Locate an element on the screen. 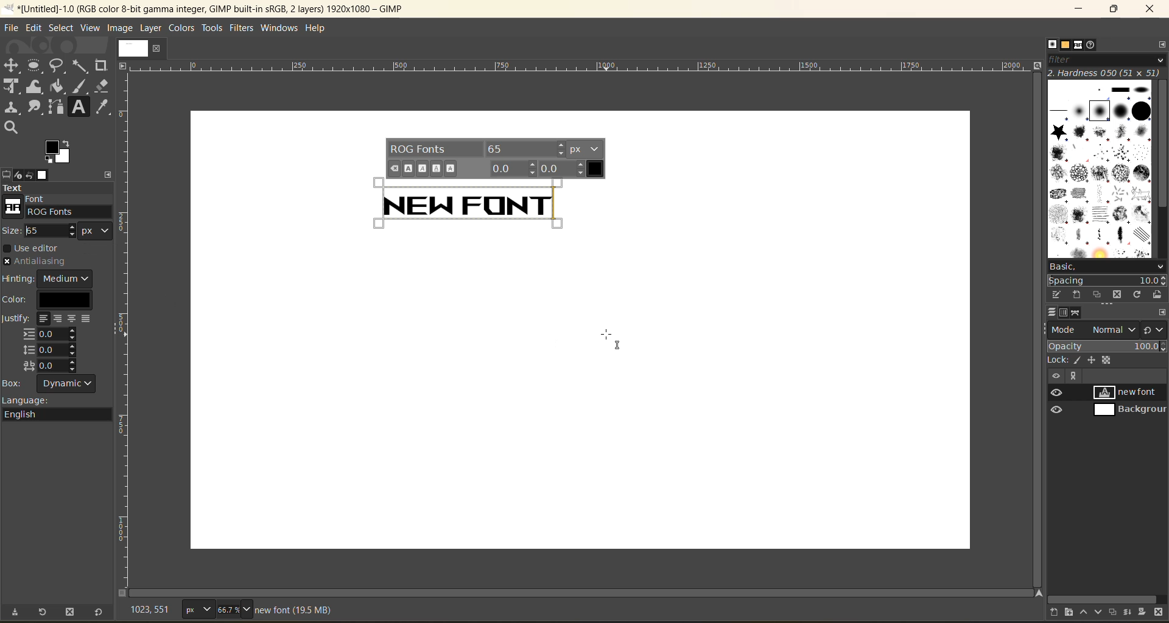  background is located at coordinates (1132, 411).